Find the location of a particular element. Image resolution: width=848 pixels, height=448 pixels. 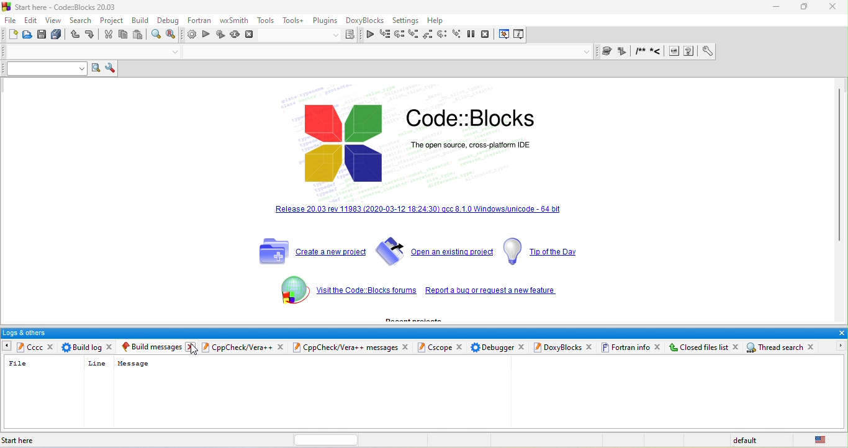

redo is located at coordinates (92, 35).